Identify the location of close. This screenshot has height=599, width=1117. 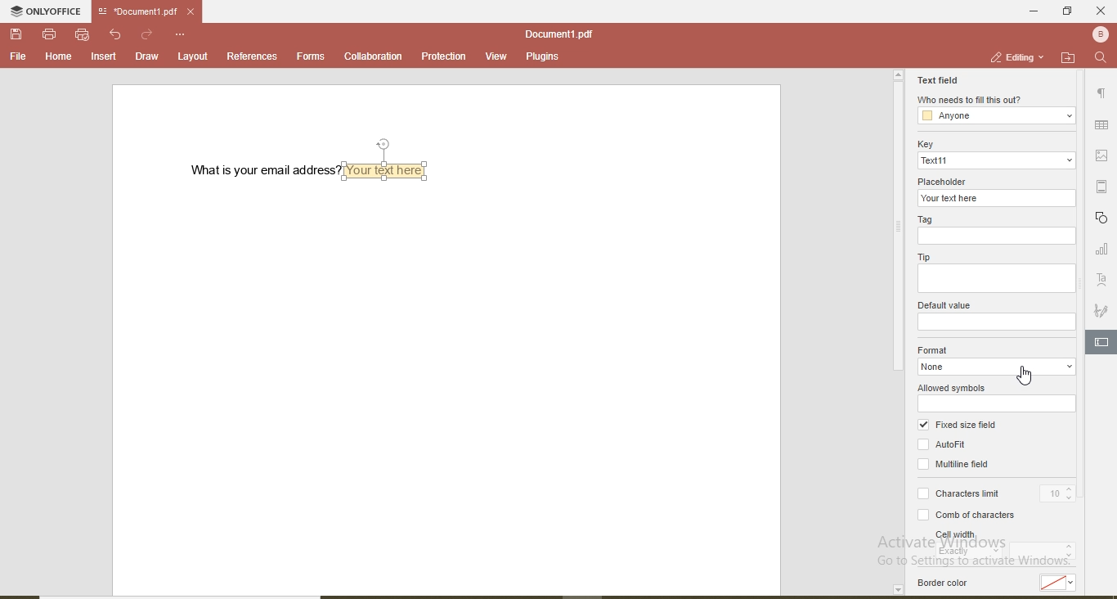
(1101, 11).